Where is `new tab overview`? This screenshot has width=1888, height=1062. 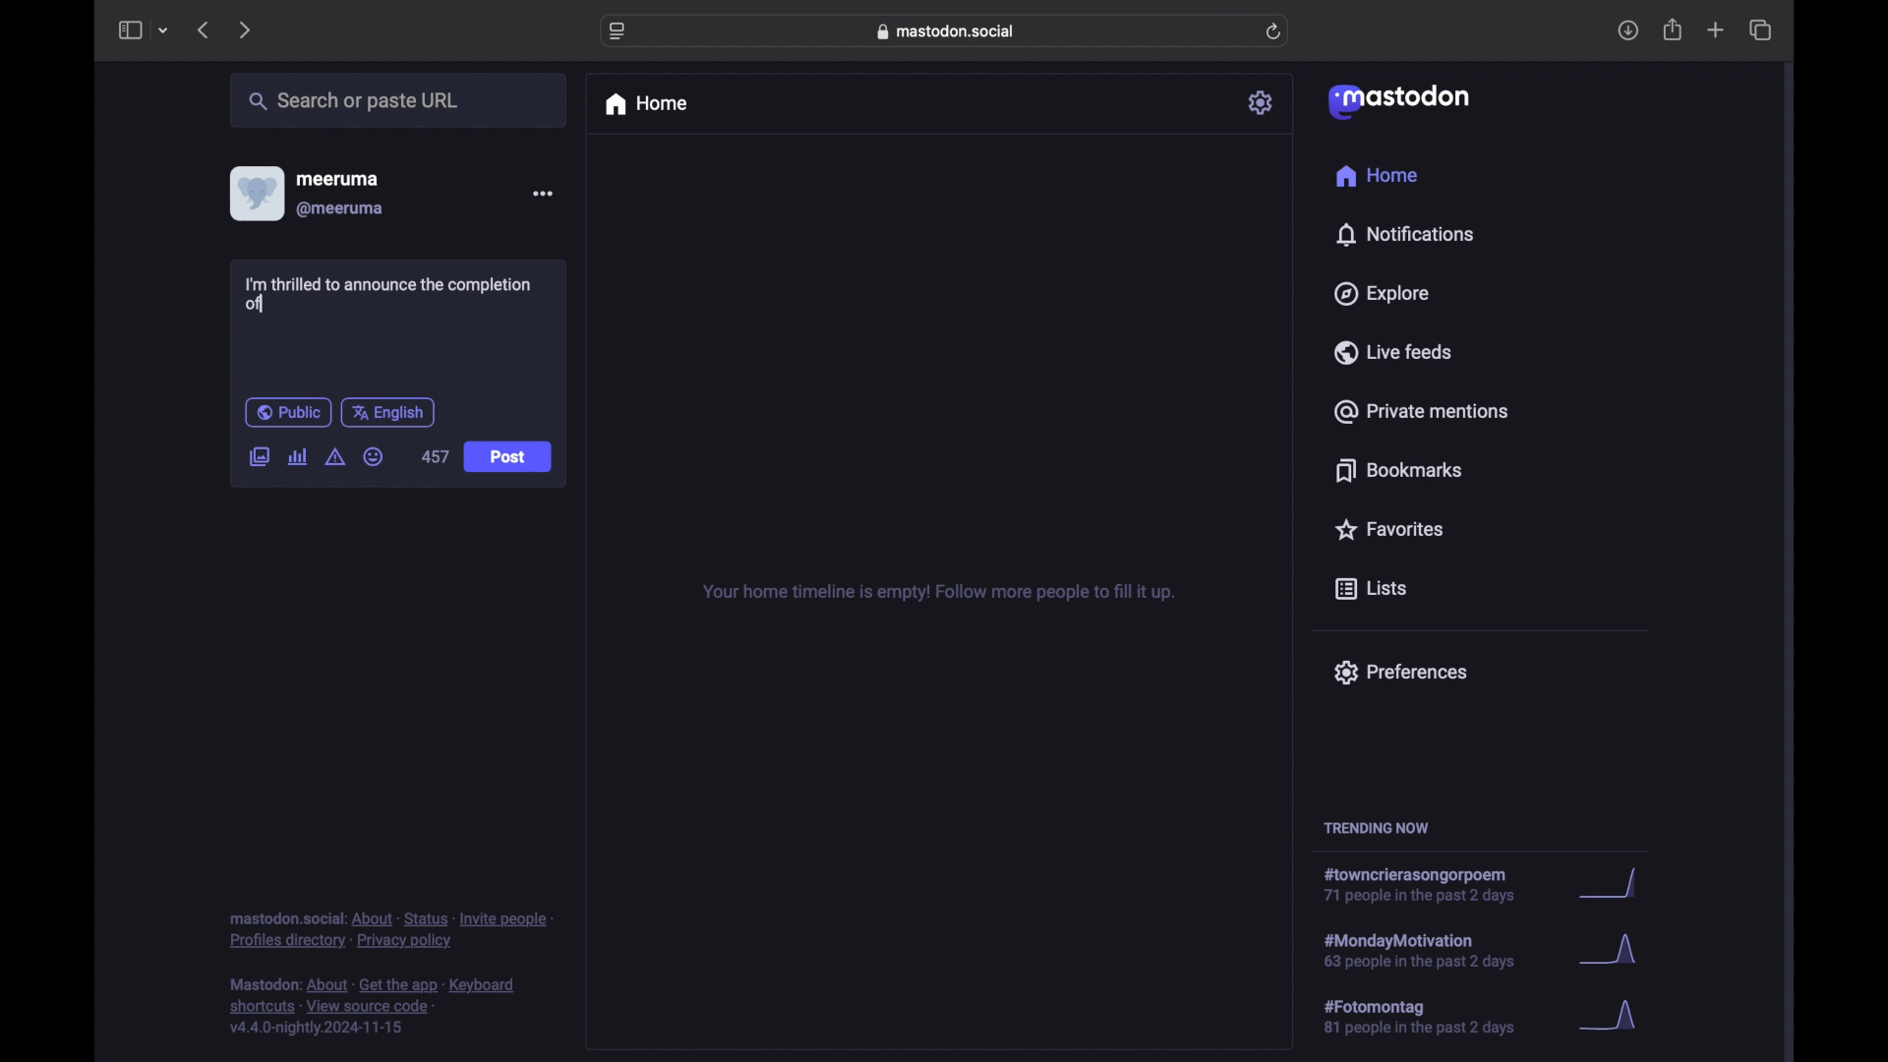
new tab overview is located at coordinates (1716, 29).